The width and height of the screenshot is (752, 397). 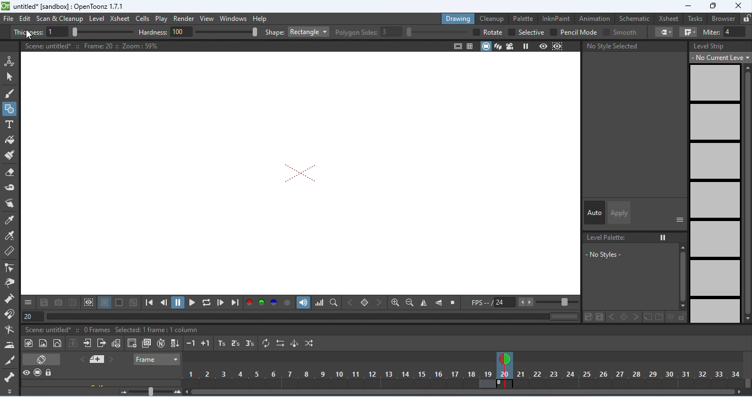 I want to click on current frame, so click(x=505, y=357).